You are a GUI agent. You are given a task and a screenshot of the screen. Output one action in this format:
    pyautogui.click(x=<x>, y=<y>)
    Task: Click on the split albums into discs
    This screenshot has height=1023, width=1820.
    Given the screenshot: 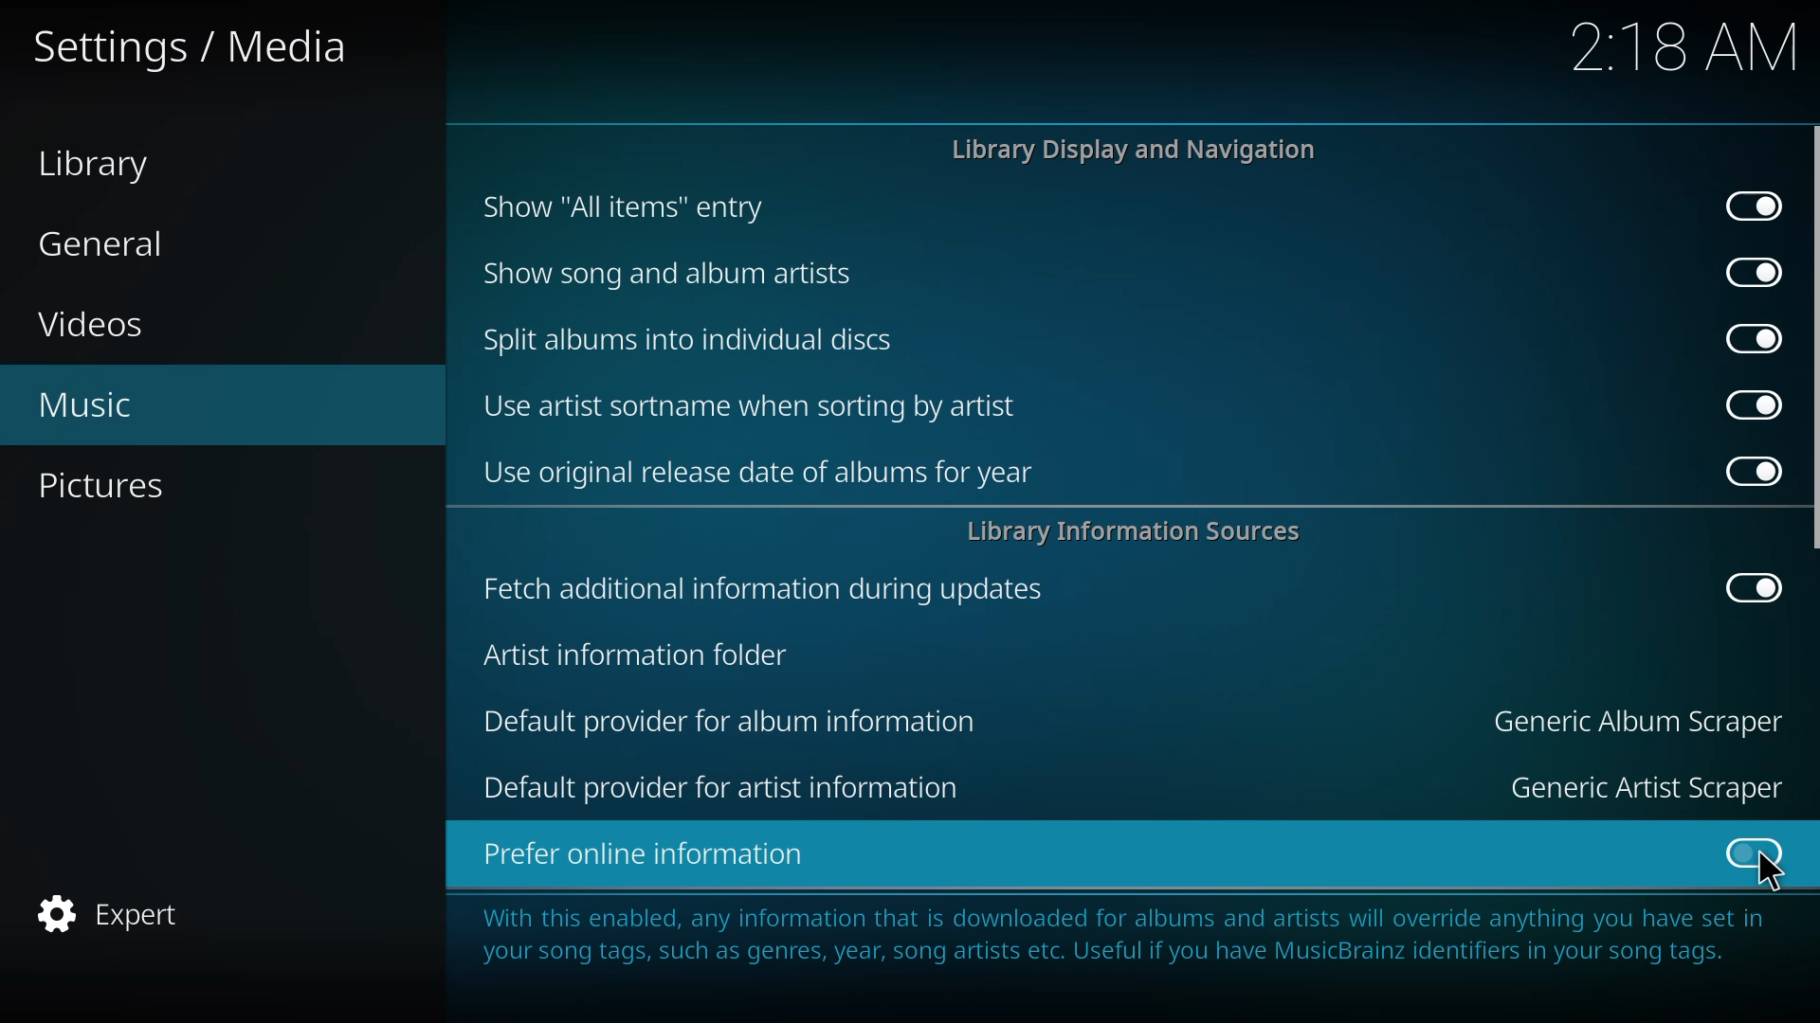 What is the action you would take?
    pyautogui.click(x=684, y=337)
    